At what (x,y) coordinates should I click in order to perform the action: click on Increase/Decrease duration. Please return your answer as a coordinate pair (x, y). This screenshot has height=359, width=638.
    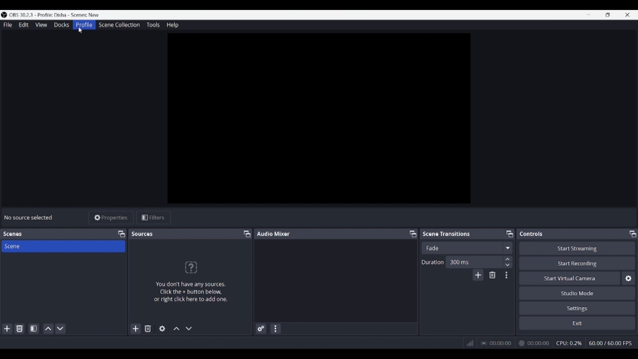
    Looking at the image, I should click on (508, 262).